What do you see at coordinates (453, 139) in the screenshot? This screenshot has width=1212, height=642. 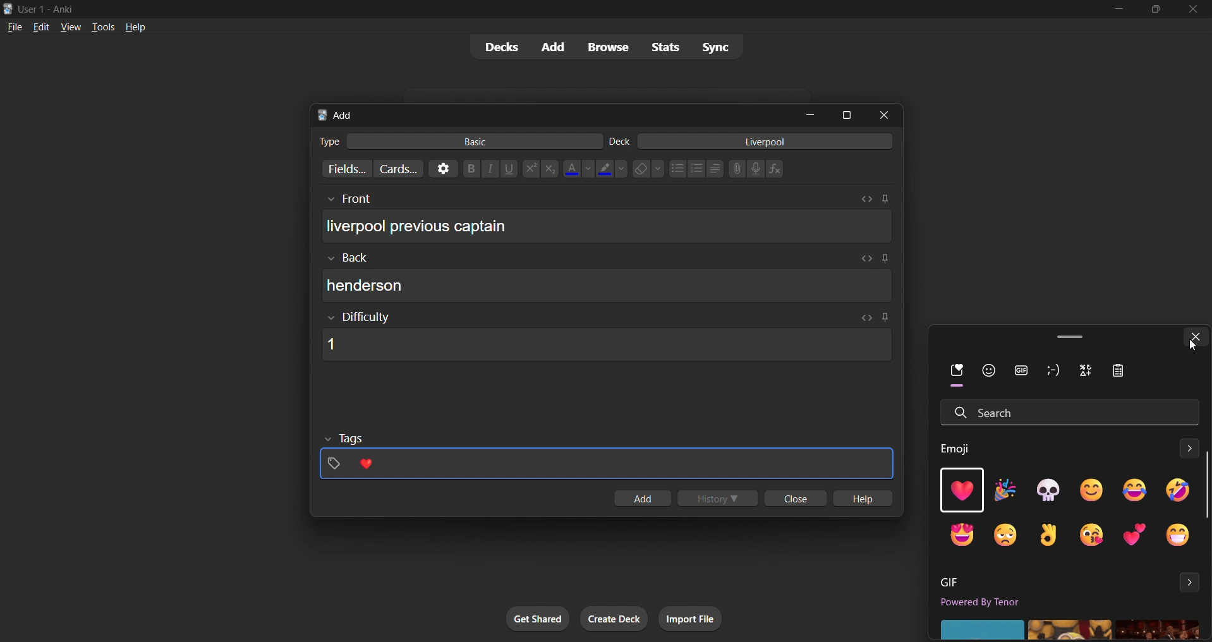 I see `card type input box` at bounding box center [453, 139].